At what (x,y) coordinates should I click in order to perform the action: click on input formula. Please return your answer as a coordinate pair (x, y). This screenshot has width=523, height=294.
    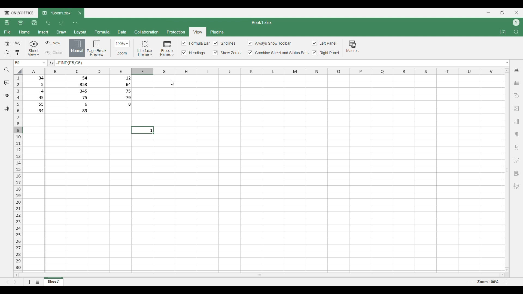
    Looking at the image, I should click on (52, 63).